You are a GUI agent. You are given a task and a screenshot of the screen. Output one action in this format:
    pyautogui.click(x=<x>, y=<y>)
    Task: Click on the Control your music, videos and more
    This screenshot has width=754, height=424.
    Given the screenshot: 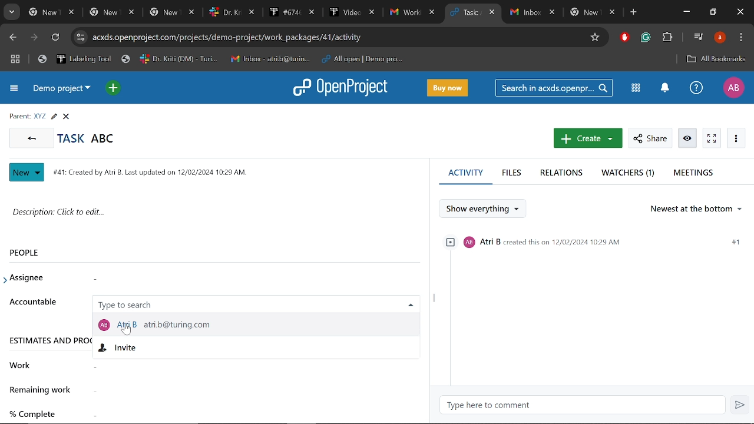 What is the action you would take?
    pyautogui.click(x=697, y=37)
    